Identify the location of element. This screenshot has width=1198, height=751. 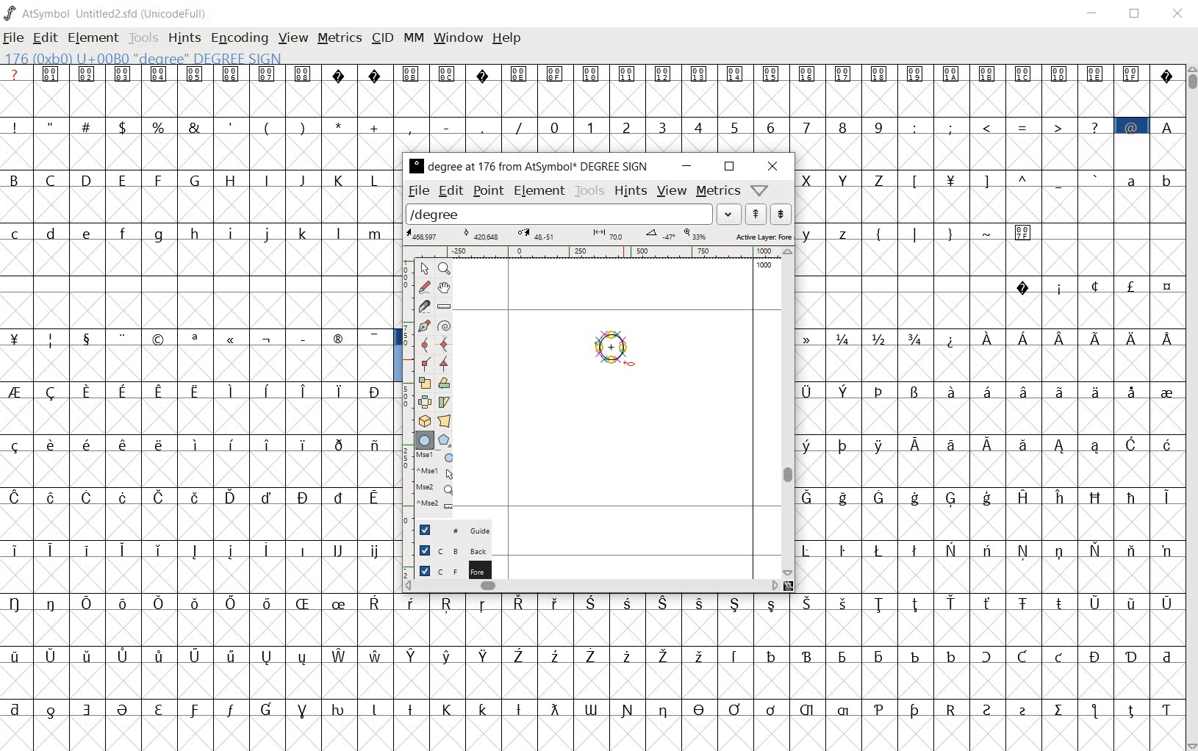
(93, 37).